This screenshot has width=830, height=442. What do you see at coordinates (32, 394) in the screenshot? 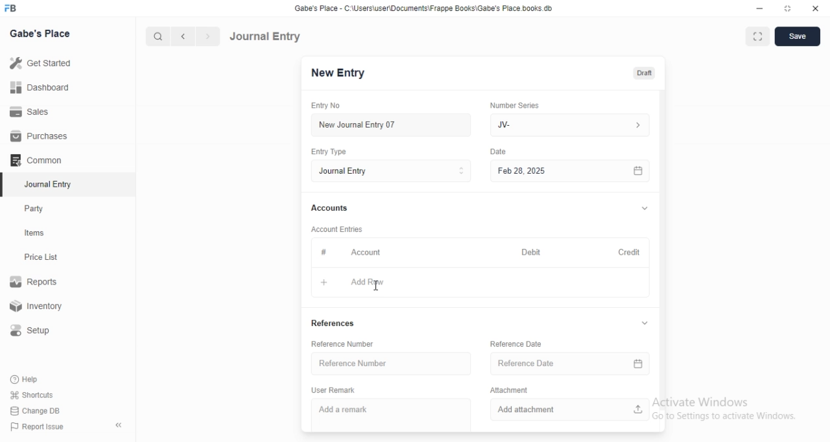
I see `Shortcuts` at bounding box center [32, 394].